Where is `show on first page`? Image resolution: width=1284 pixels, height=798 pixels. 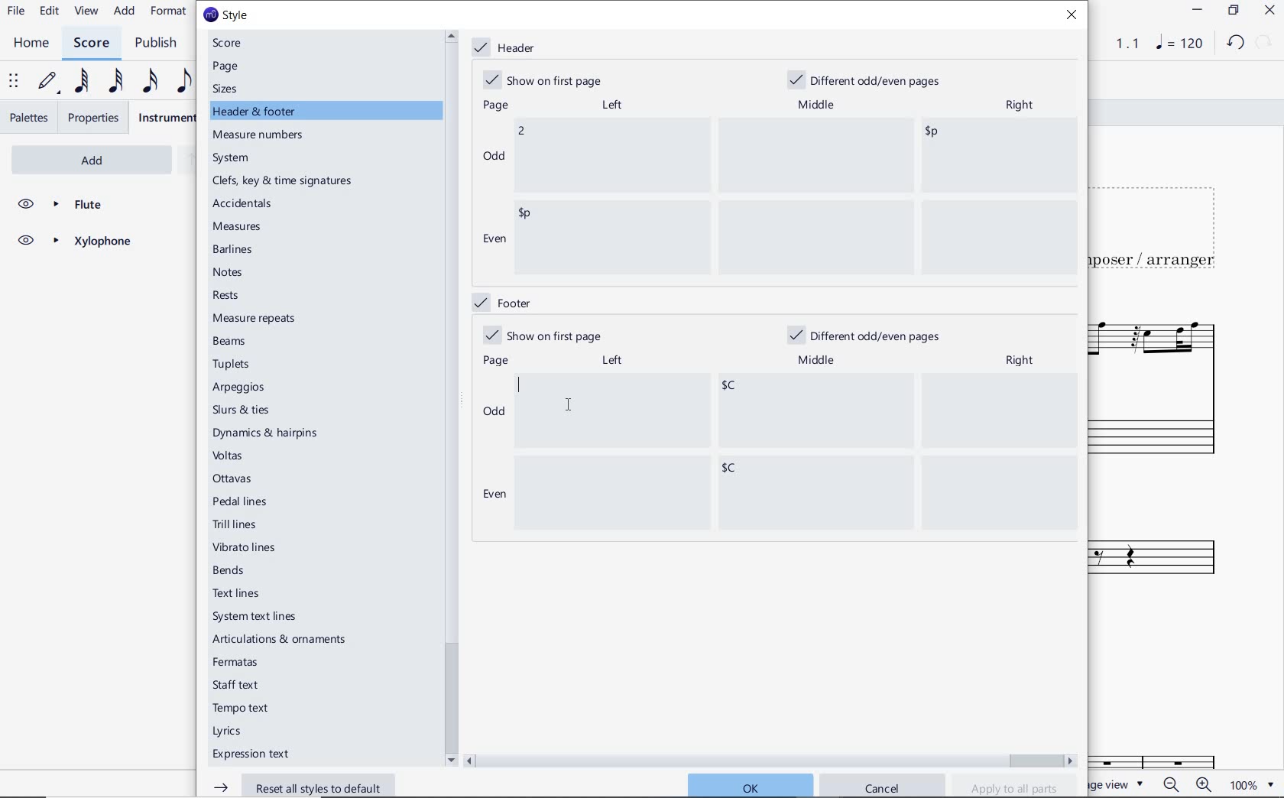
show on first page is located at coordinates (542, 335).